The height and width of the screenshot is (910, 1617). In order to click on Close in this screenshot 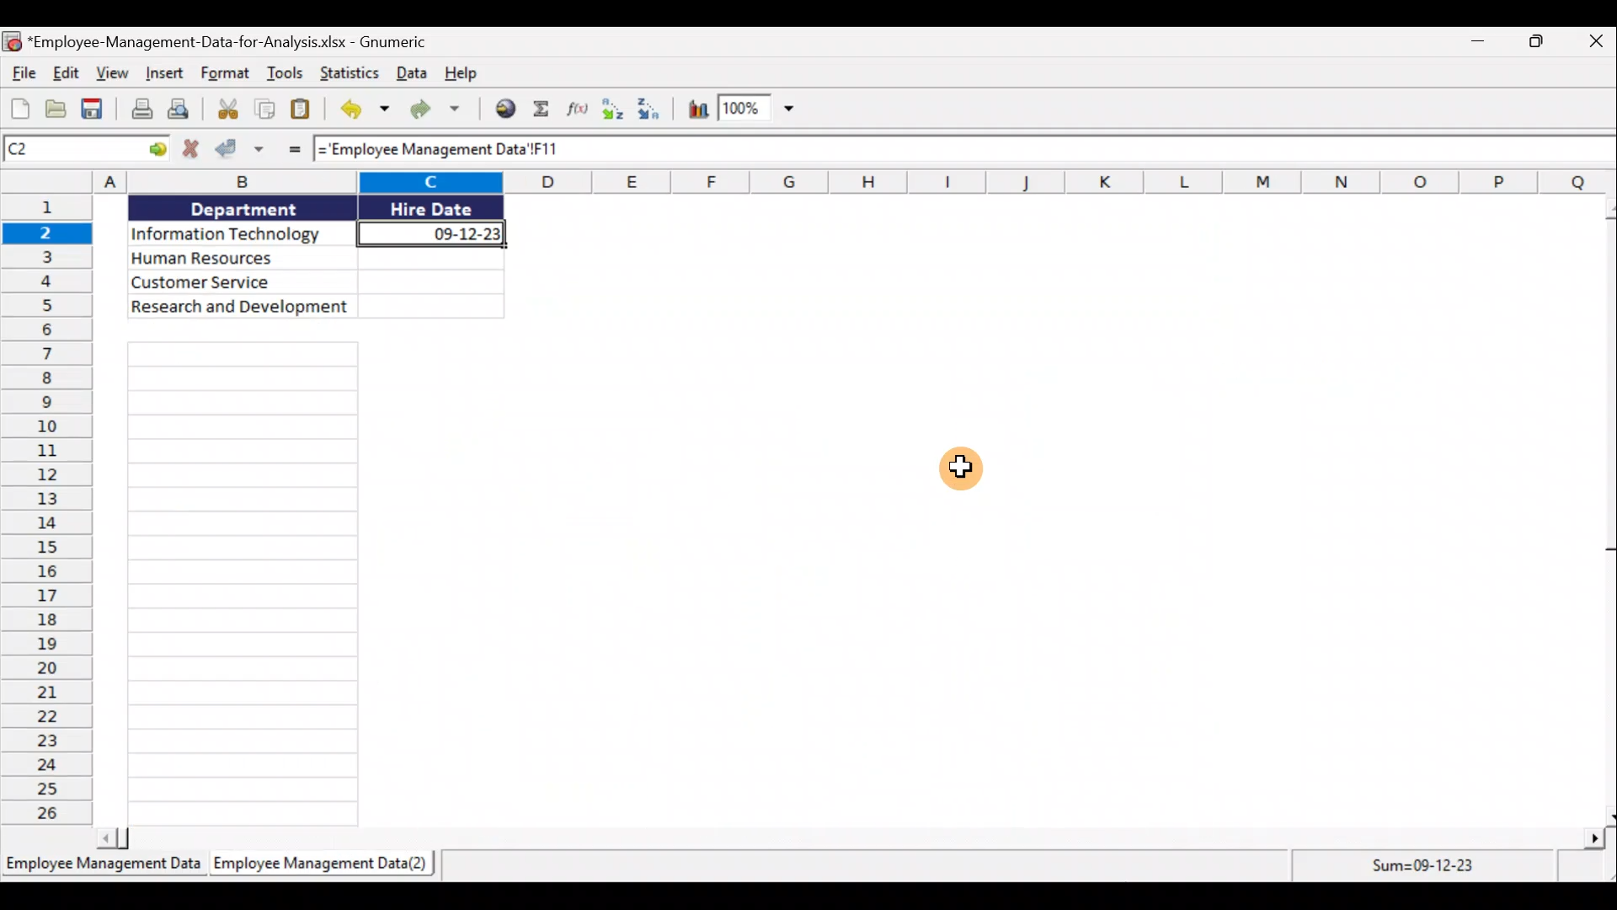, I will do `click(1598, 42)`.